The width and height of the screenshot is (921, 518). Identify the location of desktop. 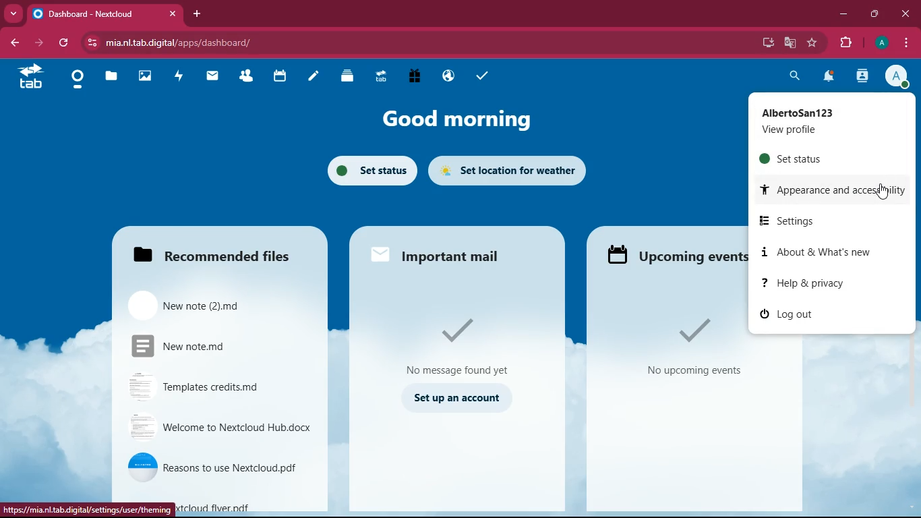
(761, 41).